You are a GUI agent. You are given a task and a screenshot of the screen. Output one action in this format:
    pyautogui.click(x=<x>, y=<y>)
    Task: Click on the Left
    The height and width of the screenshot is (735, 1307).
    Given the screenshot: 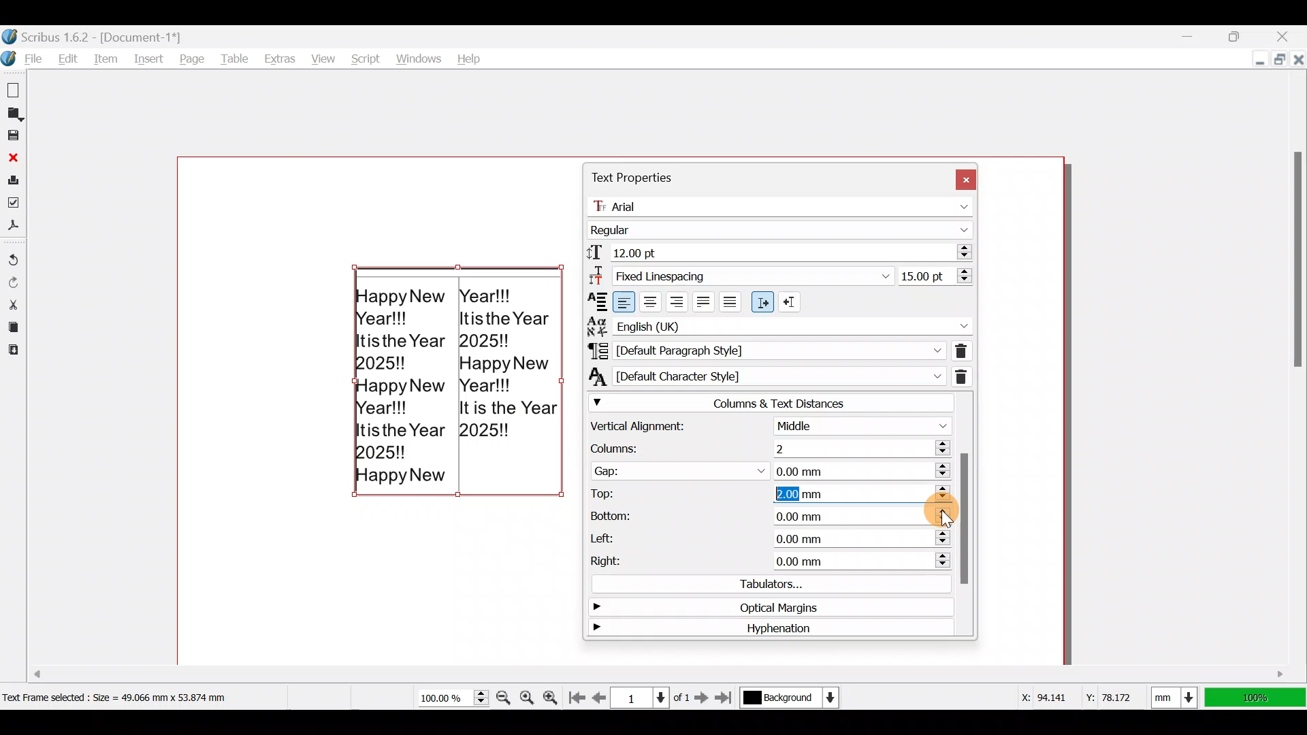 What is the action you would take?
    pyautogui.click(x=764, y=538)
    